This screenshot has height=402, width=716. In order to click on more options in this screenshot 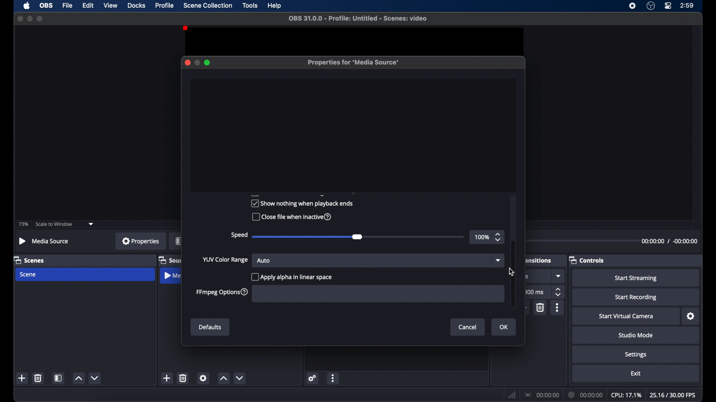, I will do `click(558, 308)`.